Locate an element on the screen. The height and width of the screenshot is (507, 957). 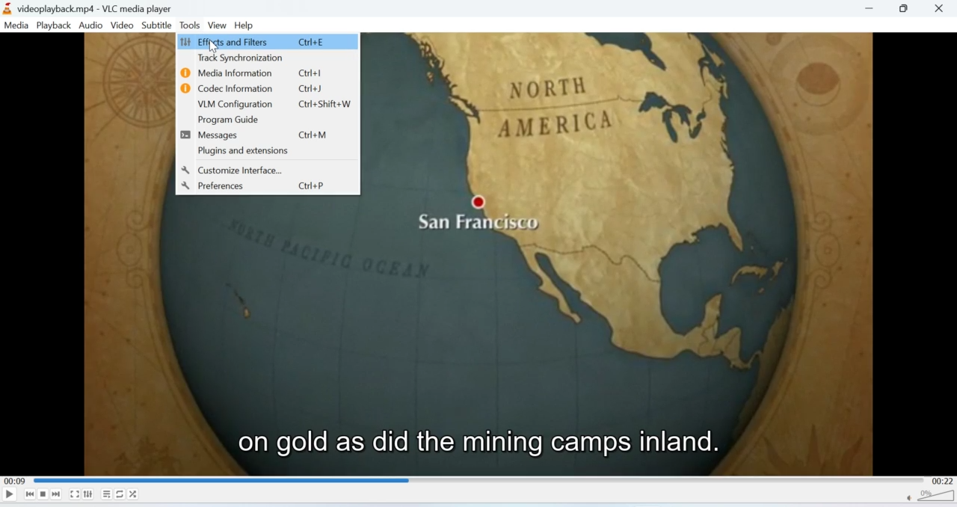
Close is located at coordinates (940, 9).